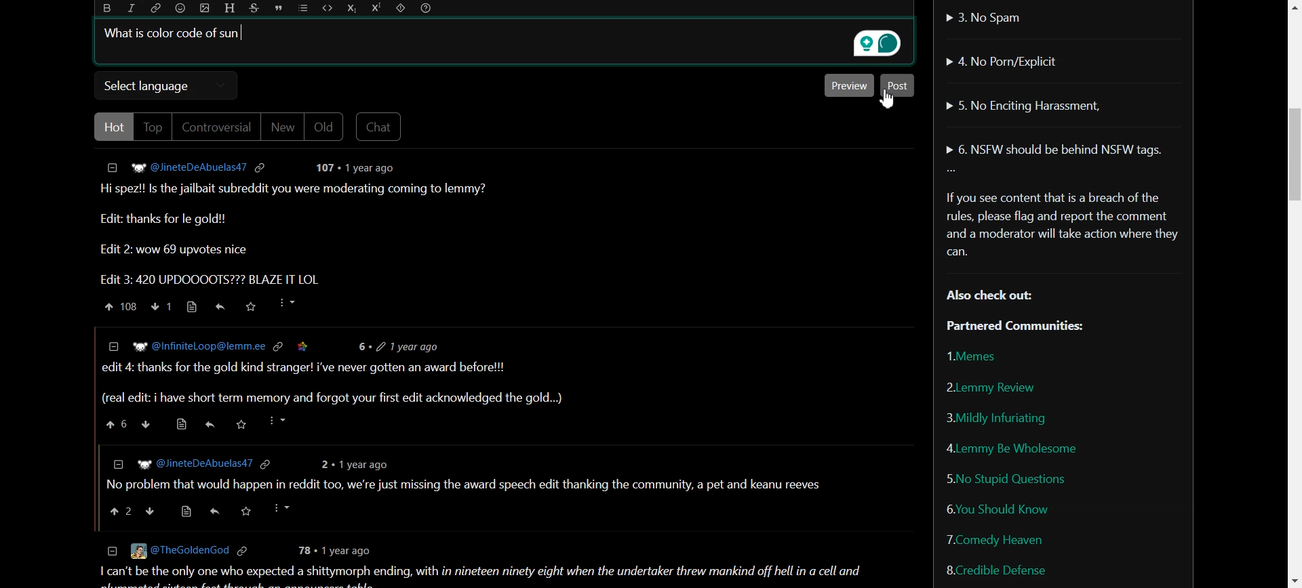 The image size is (1302, 588). I want to click on W? @InfiniteLoop@lemm.ee, so click(211, 345).